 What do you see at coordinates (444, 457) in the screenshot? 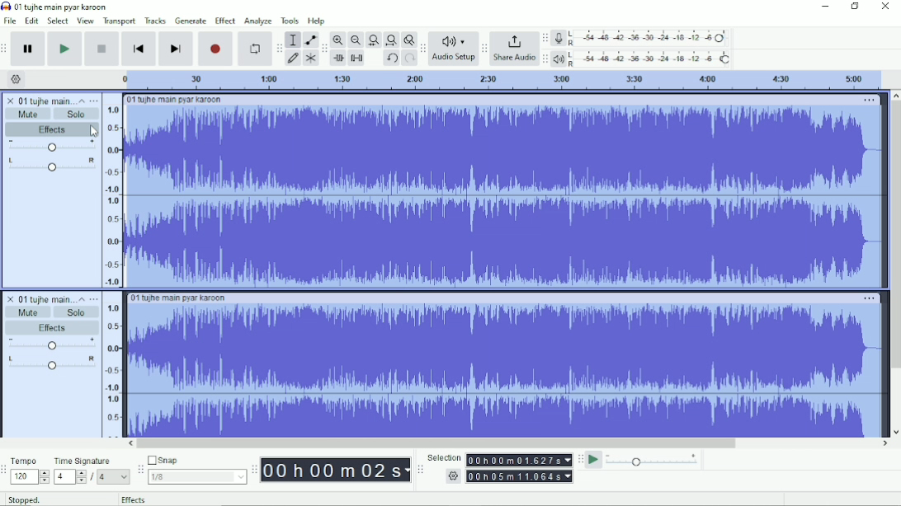
I see `Selection` at bounding box center [444, 457].